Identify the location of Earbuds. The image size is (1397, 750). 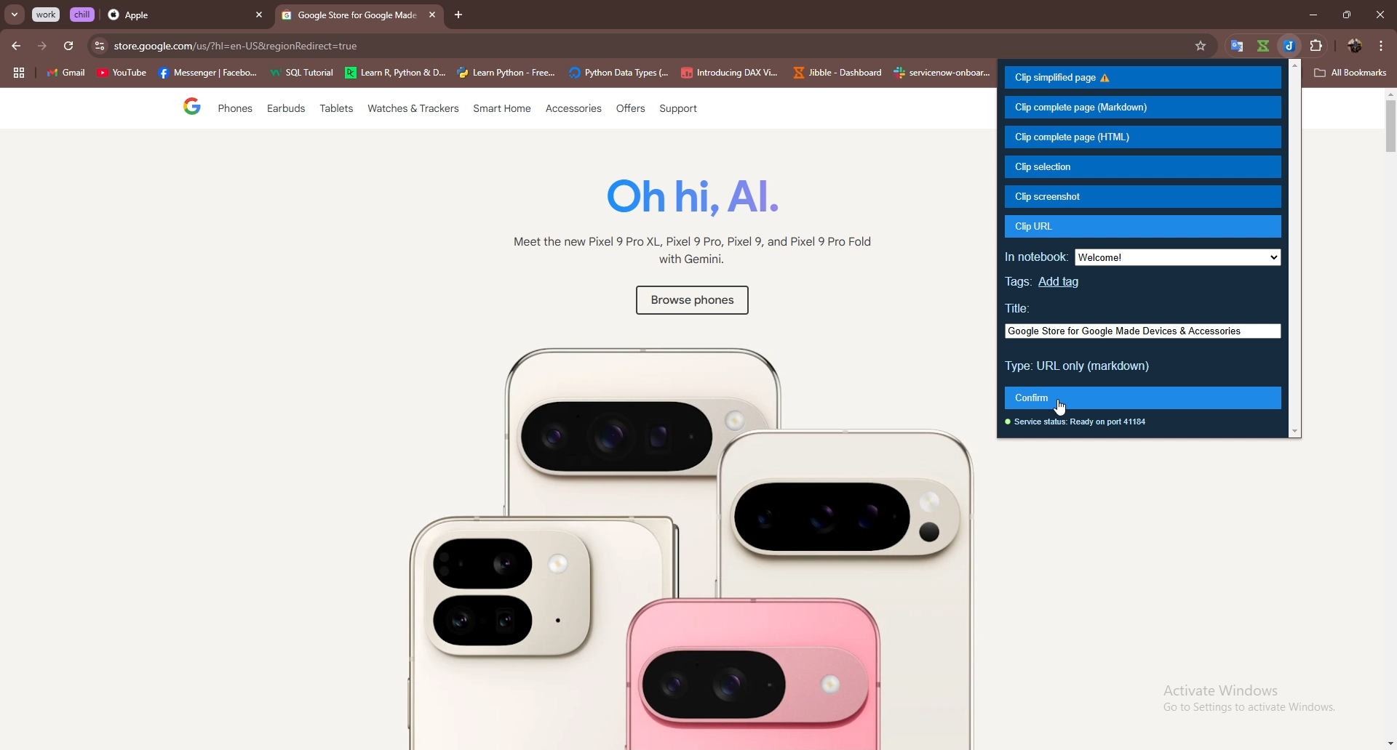
(287, 112).